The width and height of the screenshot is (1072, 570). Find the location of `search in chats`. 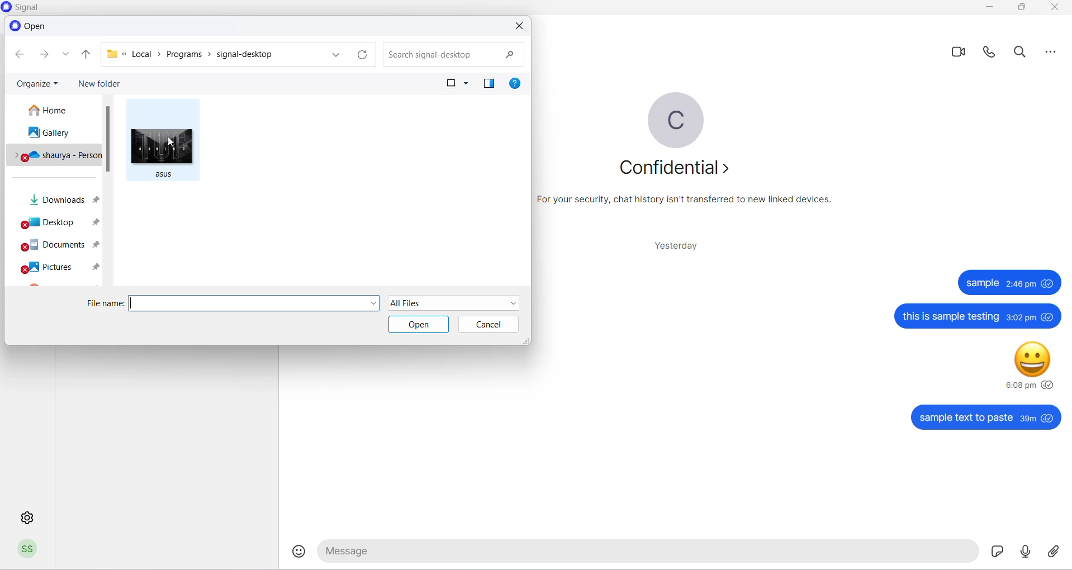

search in chats is located at coordinates (1023, 55).